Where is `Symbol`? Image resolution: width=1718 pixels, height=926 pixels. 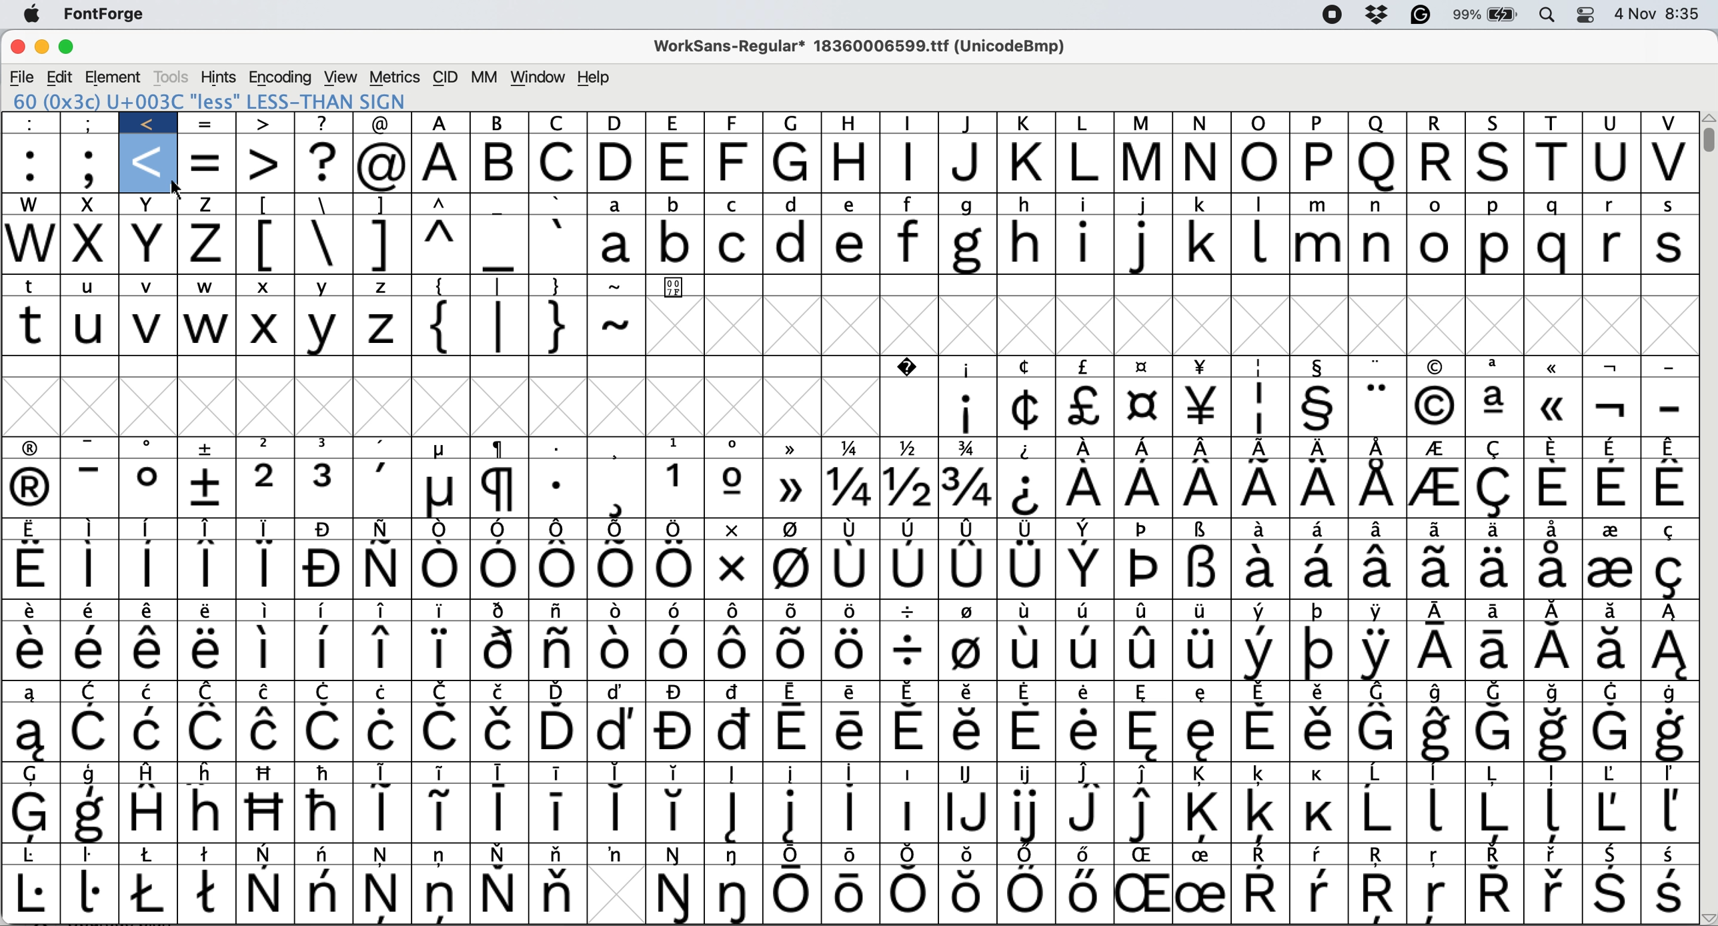
Symbol is located at coordinates (1496, 490).